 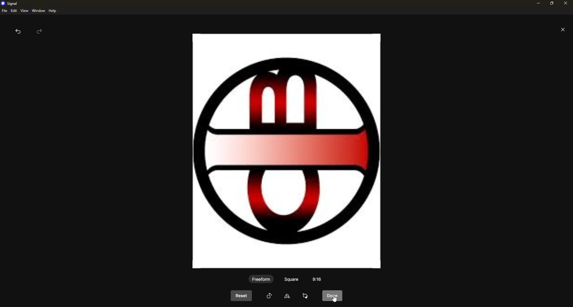 I want to click on reset, so click(x=241, y=296).